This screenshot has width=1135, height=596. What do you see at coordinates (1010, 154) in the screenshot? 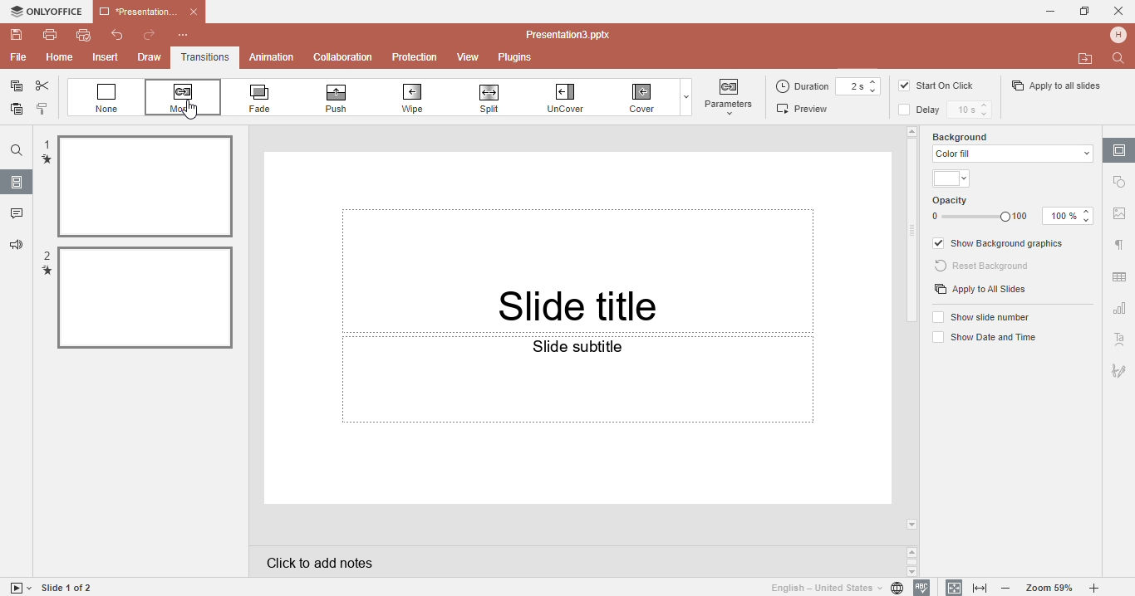
I see `color fill` at bounding box center [1010, 154].